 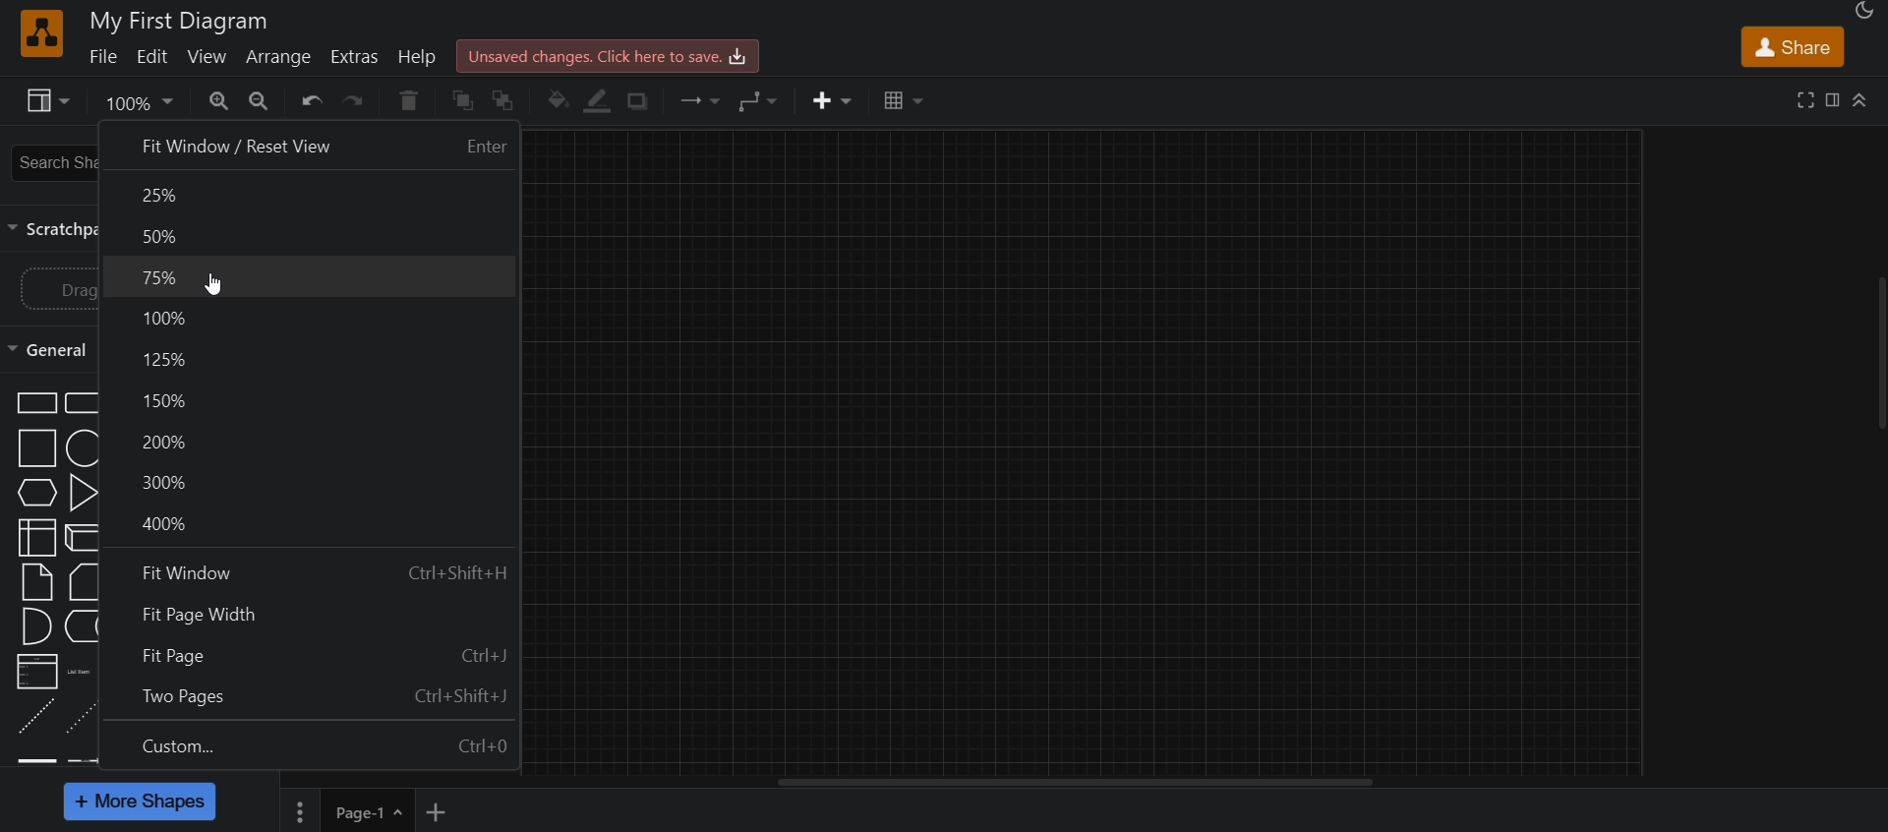 What do you see at coordinates (317, 317) in the screenshot?
I see `100%` at bounding box center [317, 317].